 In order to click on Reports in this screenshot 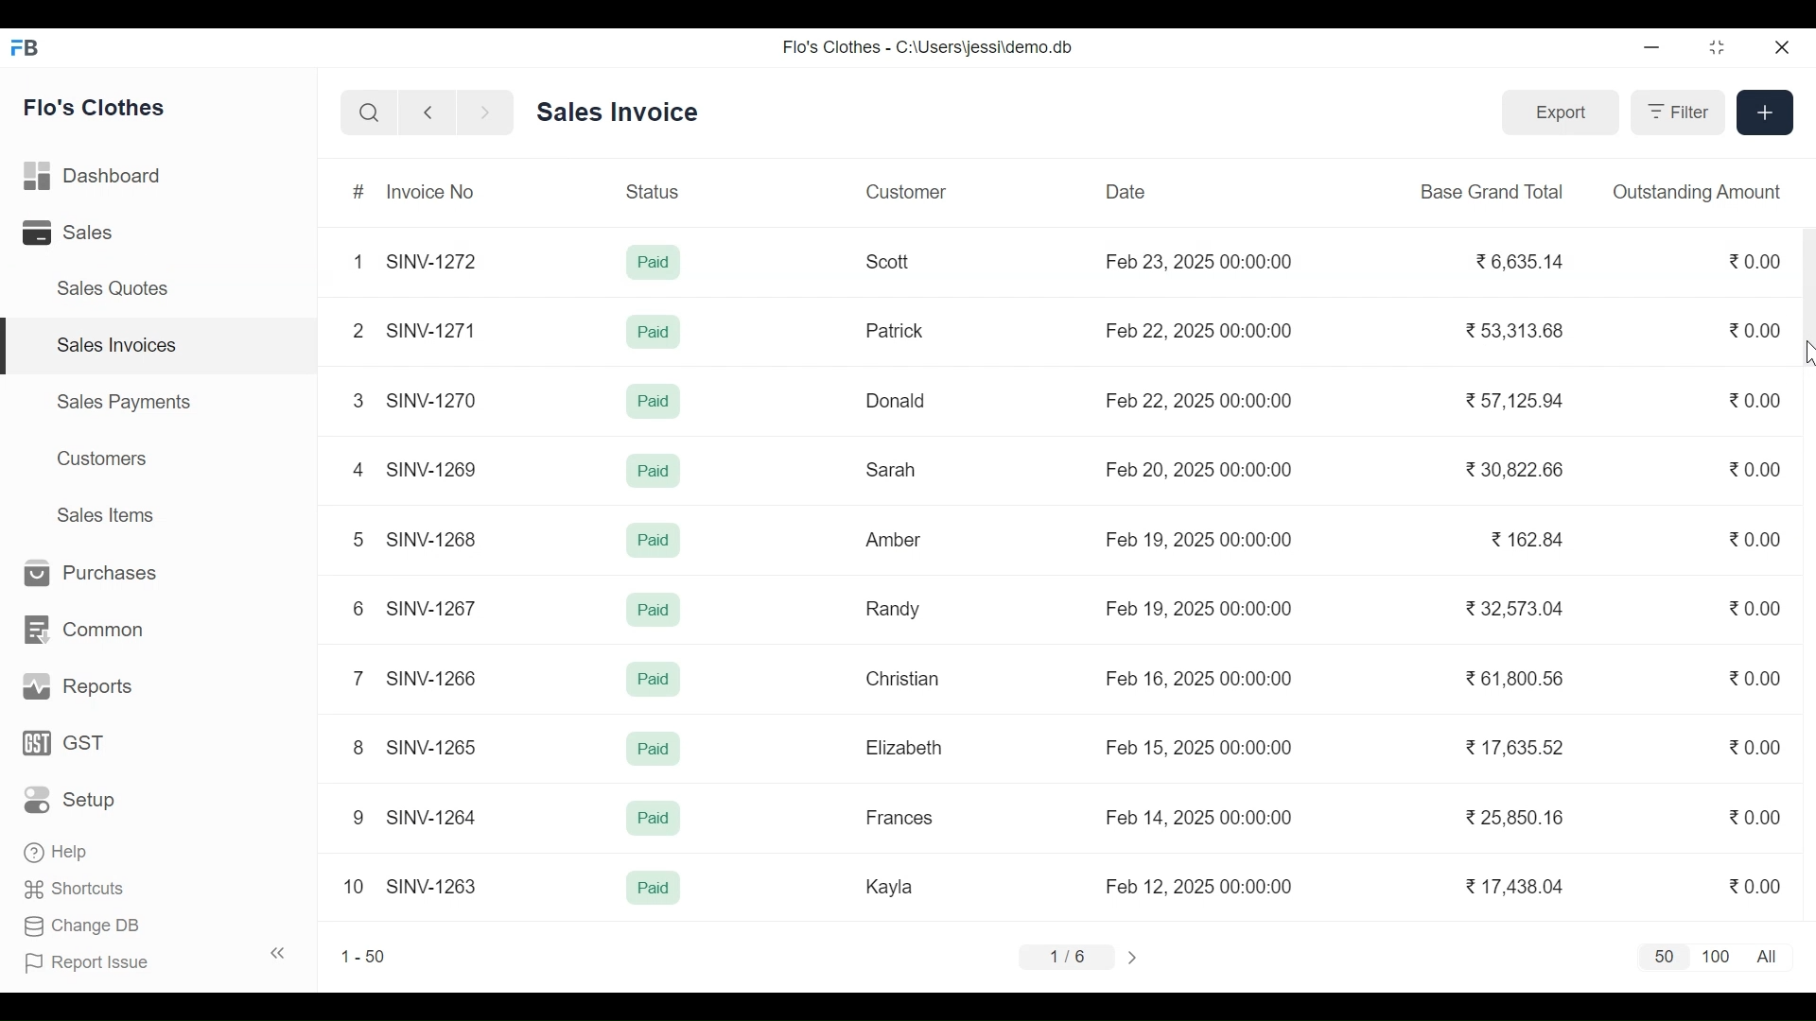, I will do `click(74, 687)`.